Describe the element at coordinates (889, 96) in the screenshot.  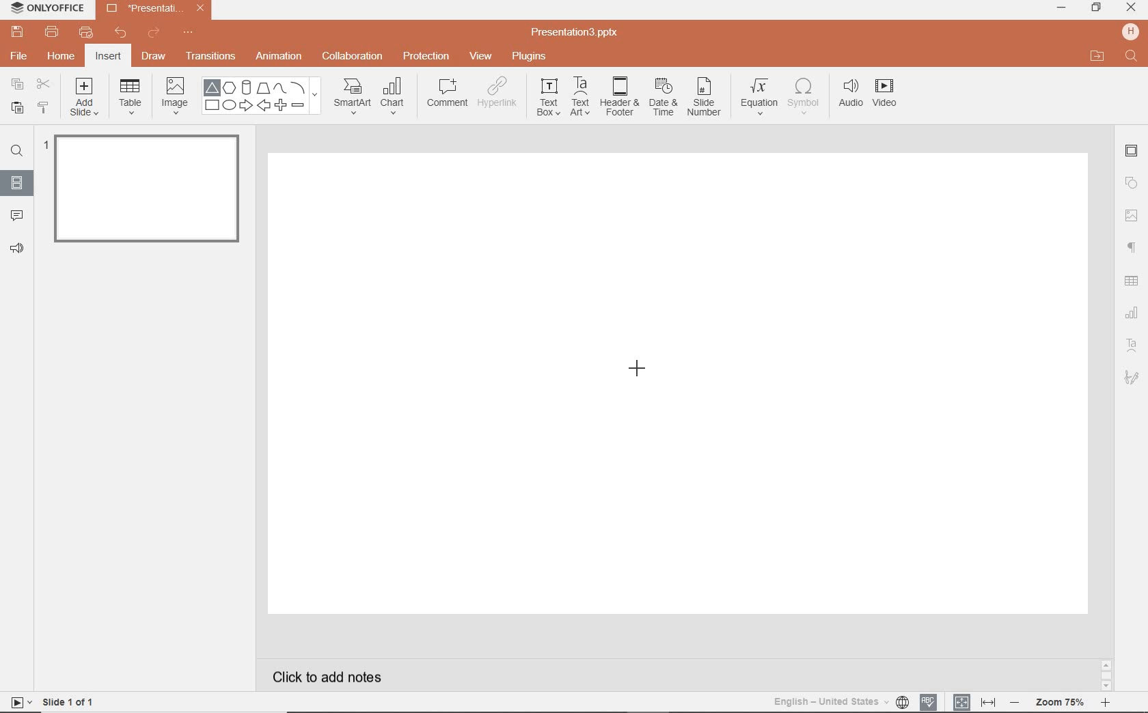
I see `VIDEO` at that location.